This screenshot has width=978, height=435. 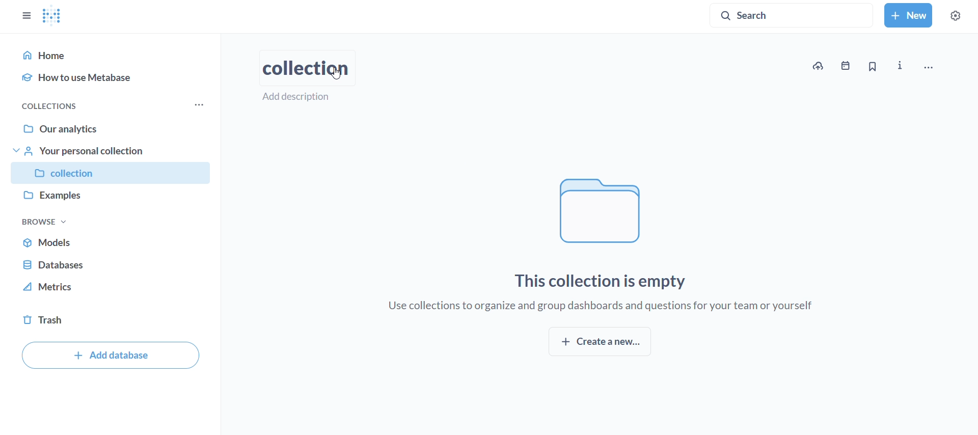 I want to click on collection , so click(x=112, y=174).